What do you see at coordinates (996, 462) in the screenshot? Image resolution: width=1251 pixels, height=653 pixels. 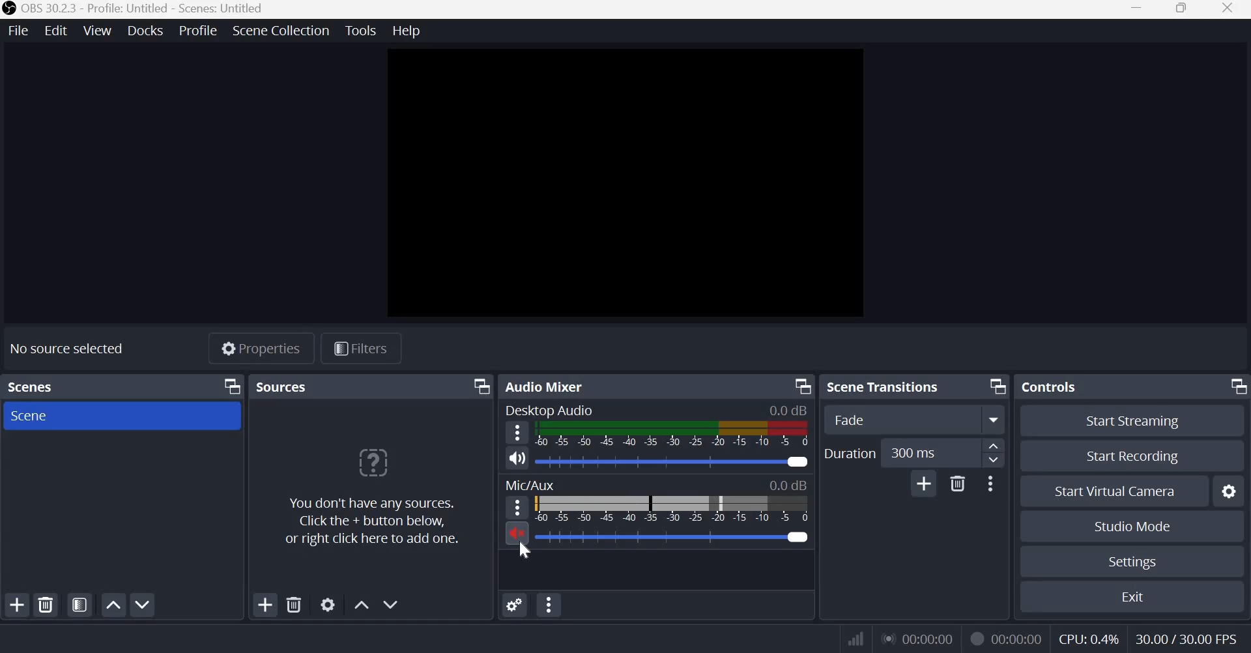 I see `Decrease` at bounding box center [996, 462].